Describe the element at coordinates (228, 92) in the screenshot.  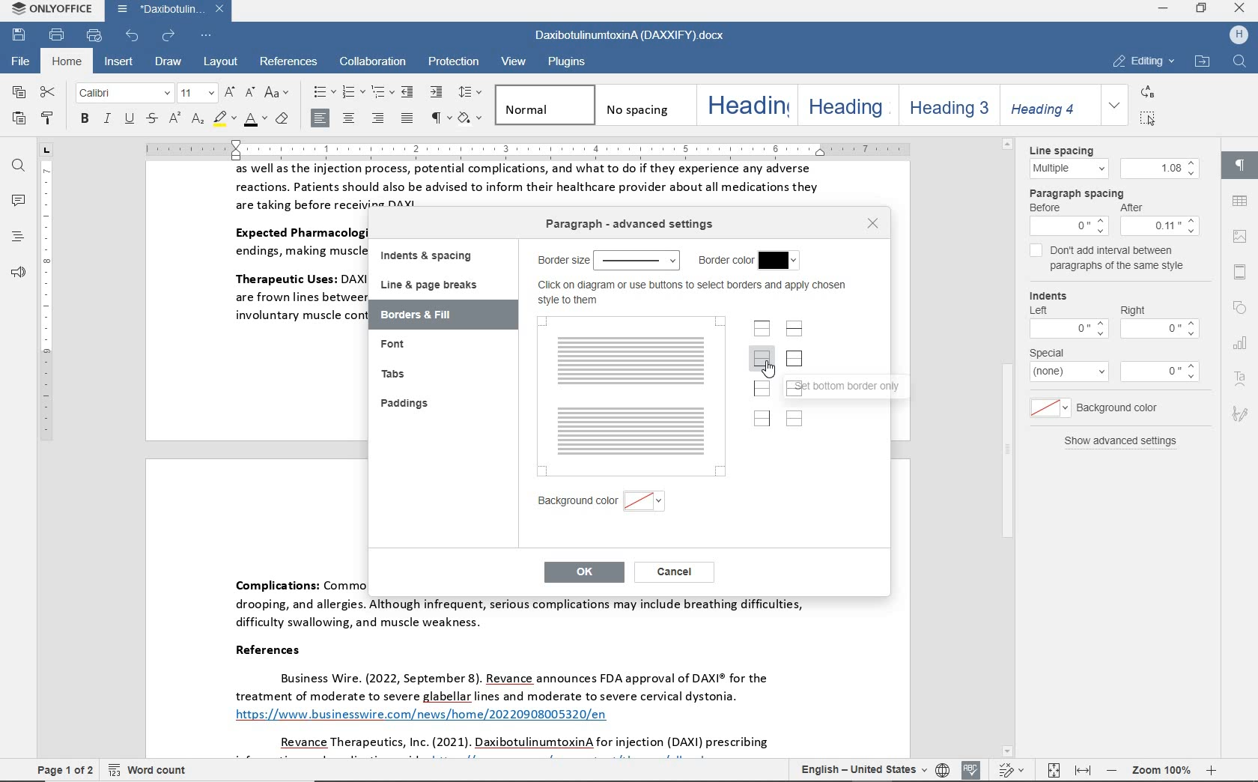
I see `increment font size` at that location.